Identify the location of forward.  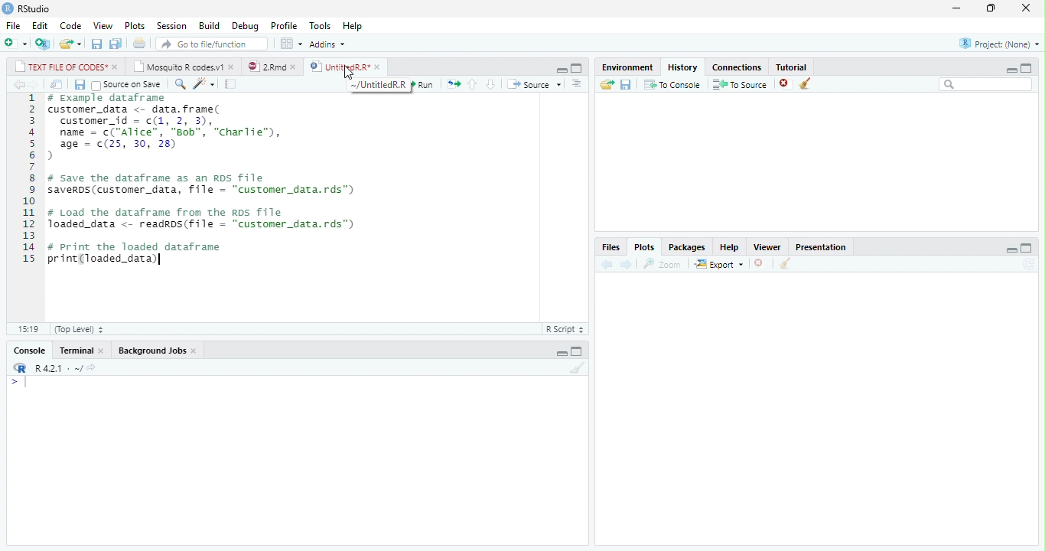
(35, 85).